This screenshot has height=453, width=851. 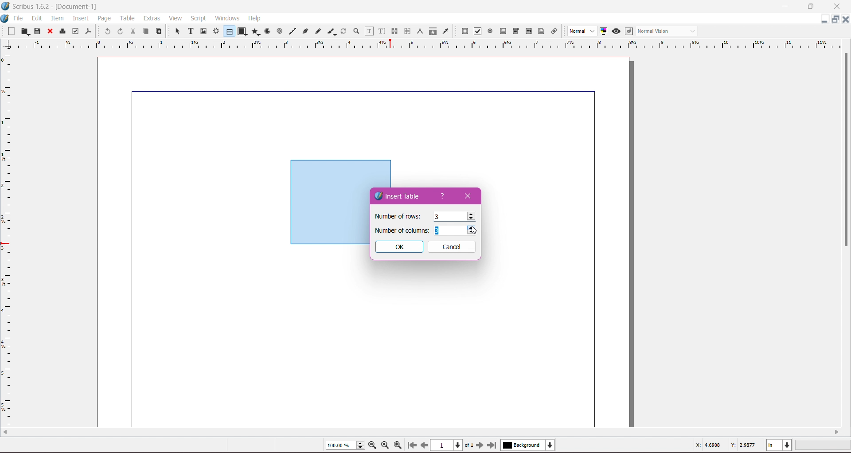 I want to click on Arc, so click(x=266, y=31).